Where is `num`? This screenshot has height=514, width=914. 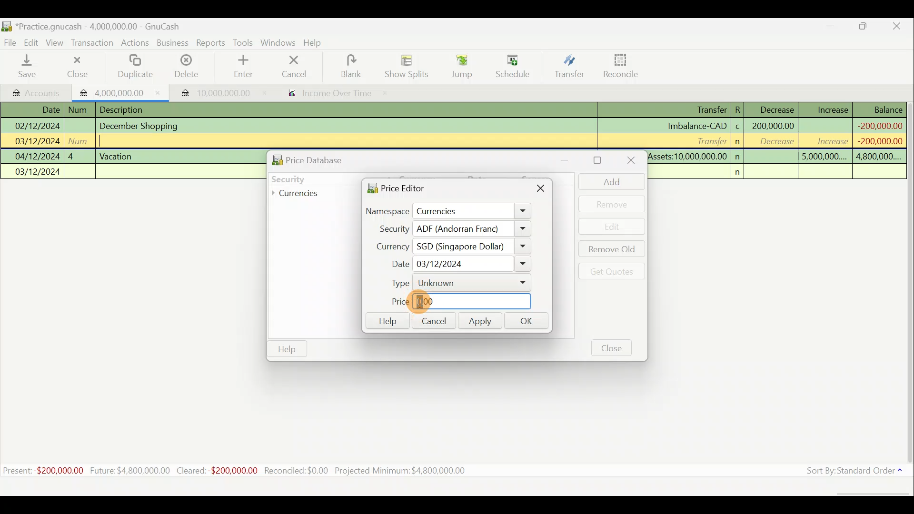 num is located at coordinates (80, 110).